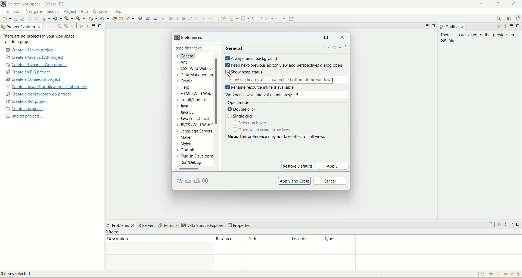 The height and width of the screenshot is (278, 522). What do you see at coordinates (179, 181) in the screenshot?
I see `help` at bounding box center [179, 181].